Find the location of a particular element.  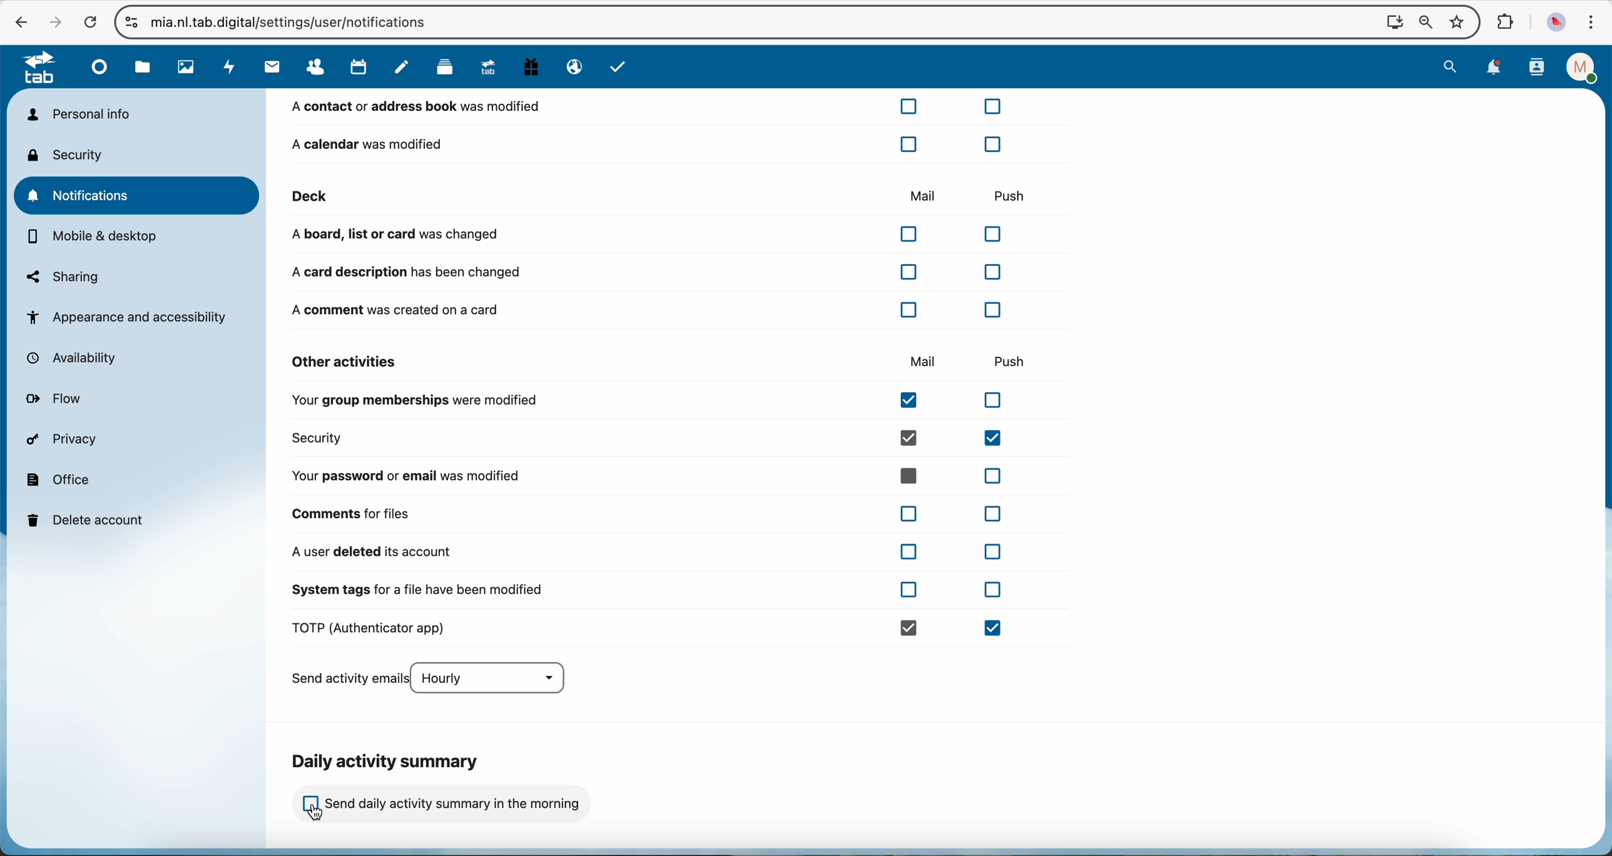

contacts is located at coordinates (319, 67).